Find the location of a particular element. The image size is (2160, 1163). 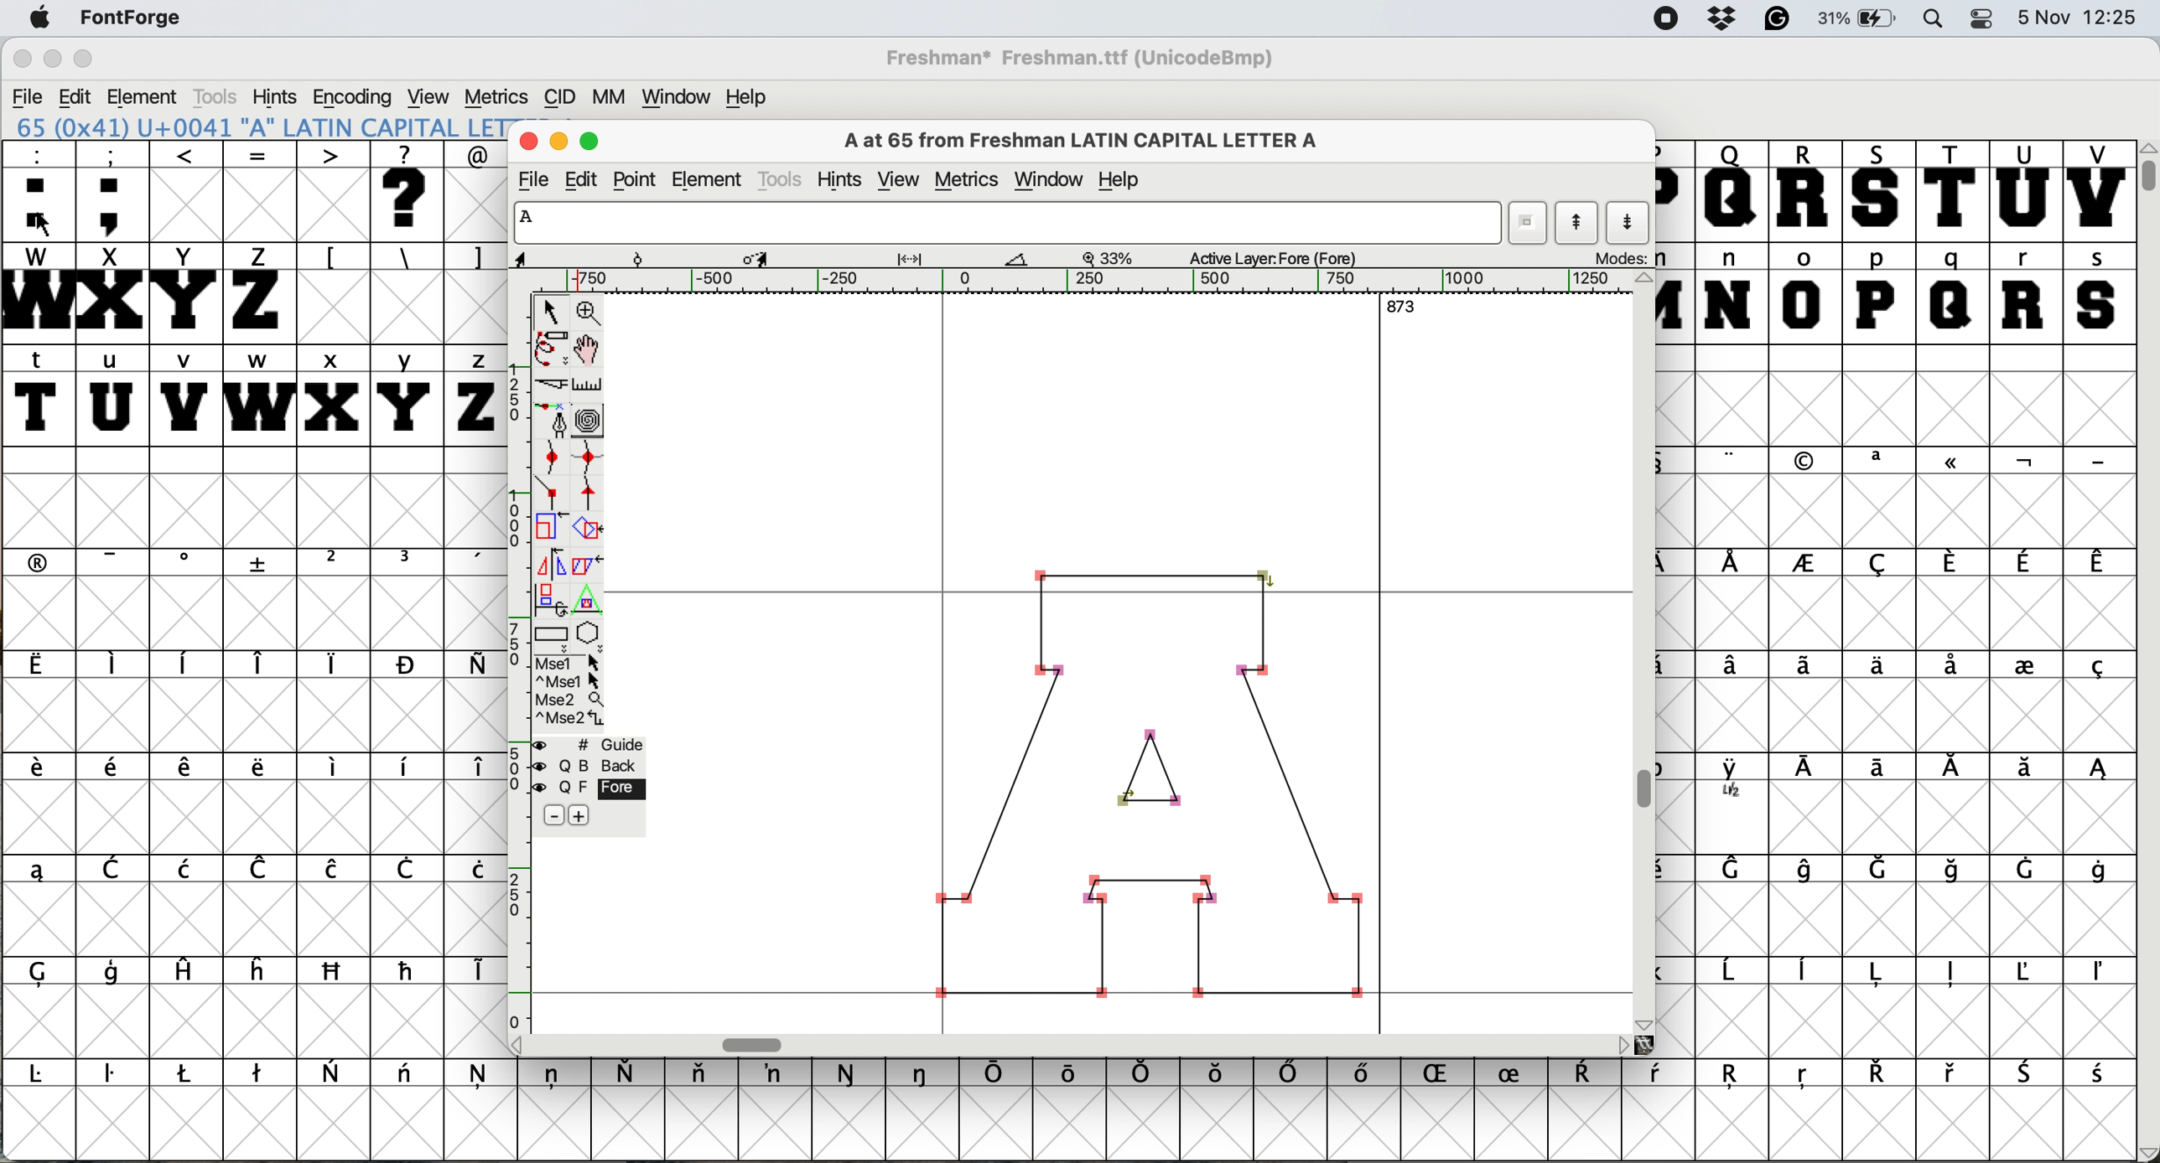

horizontal scale is located at coordinates (1090, 282).